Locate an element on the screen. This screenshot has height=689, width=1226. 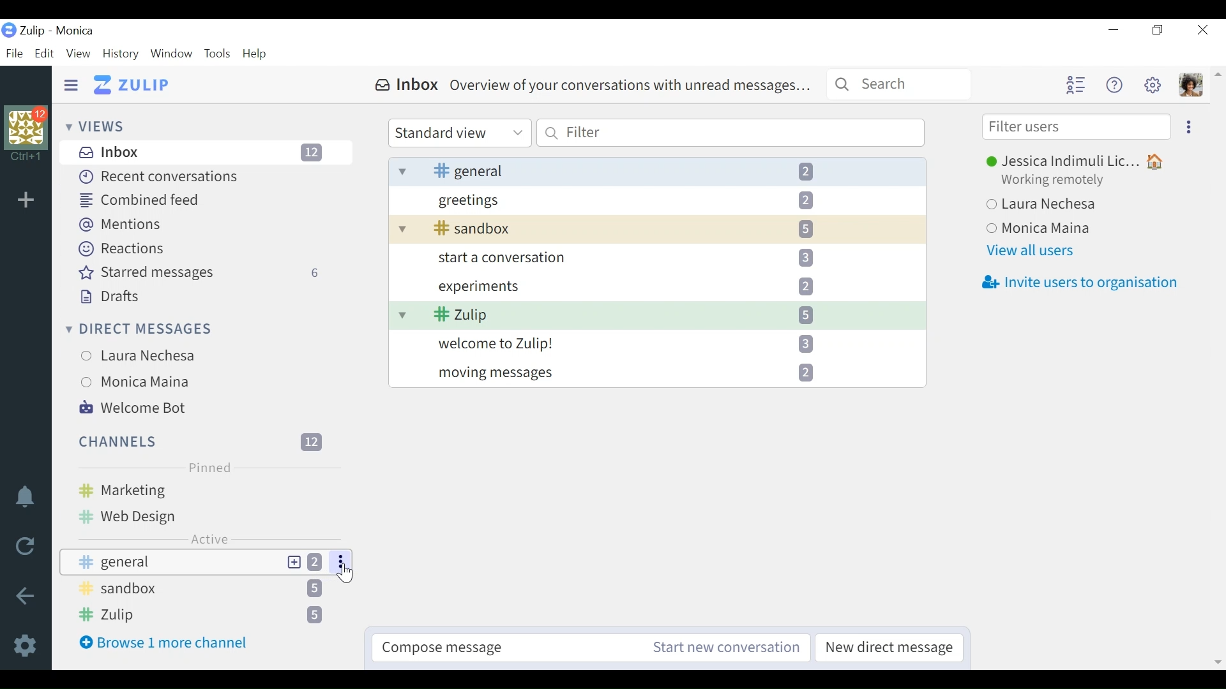
Tools is located at coordinates (218, 54).